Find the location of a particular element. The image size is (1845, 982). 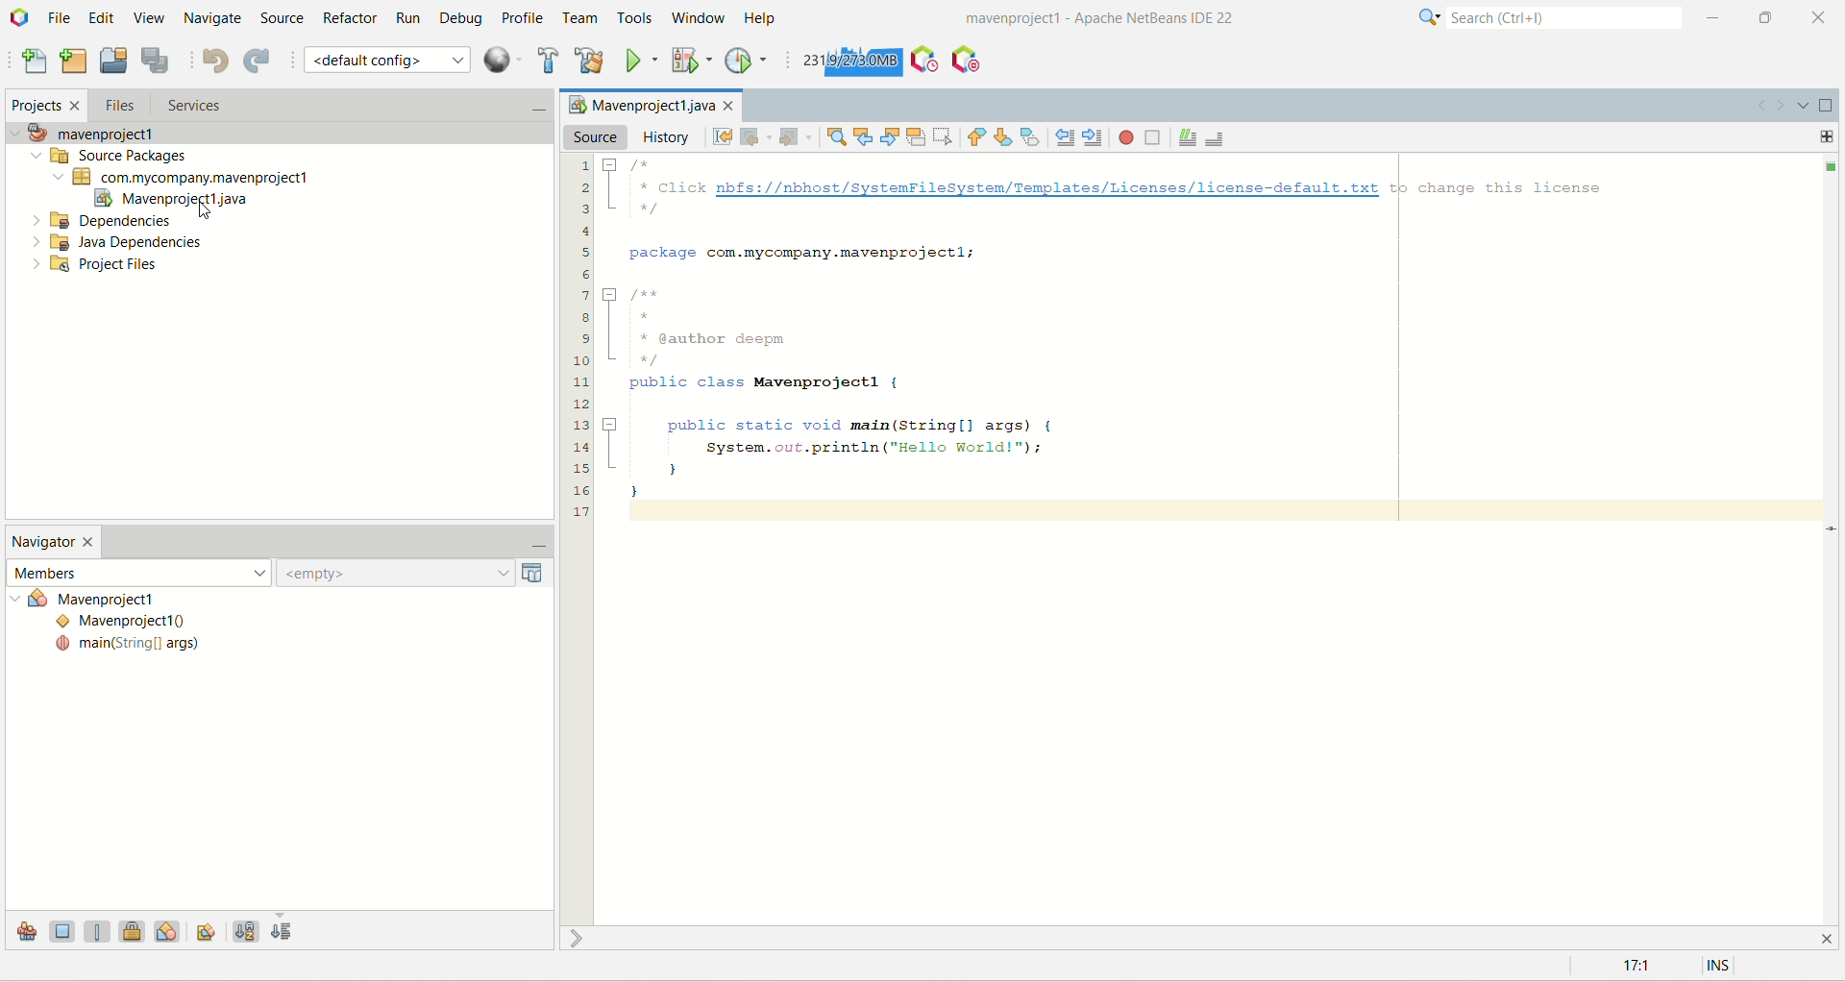

profile is located at coordinates (526, 17).